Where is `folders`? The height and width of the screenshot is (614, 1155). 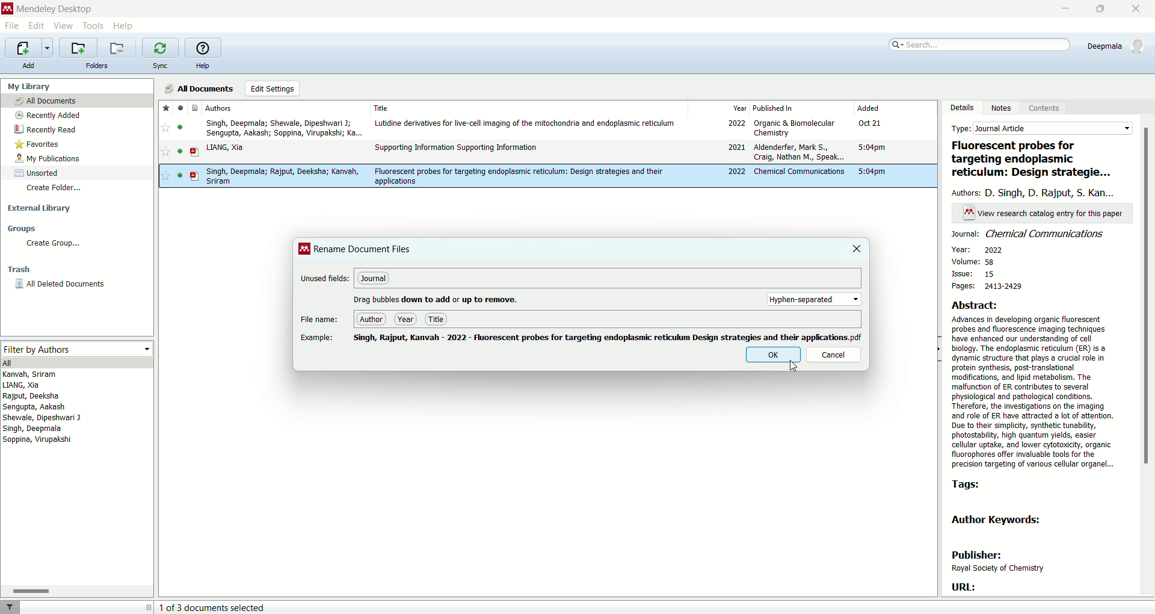
folders is located at coordinates (98, 66).